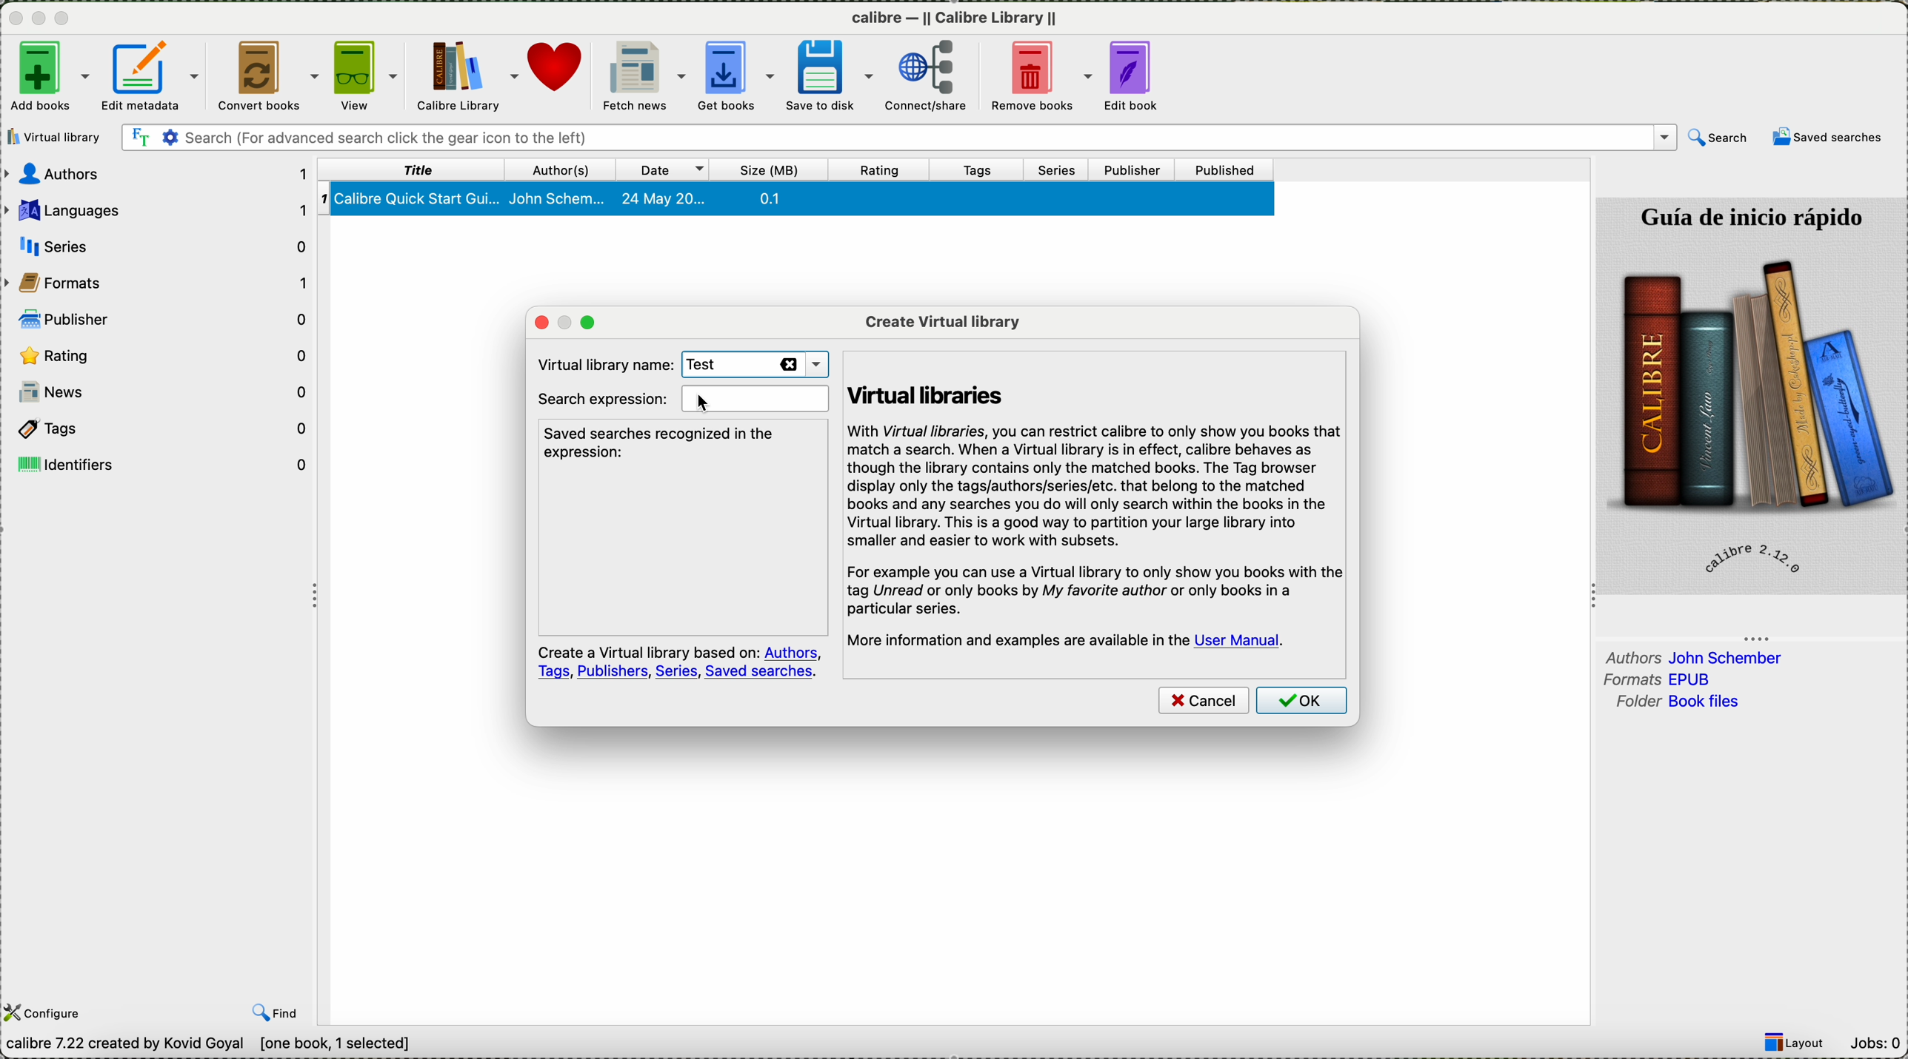 The height and width of the screenshot is (1059, 1908). Describe the element at coordinates (153, 75) in the screenshot. I see `edit metadata` at that location.